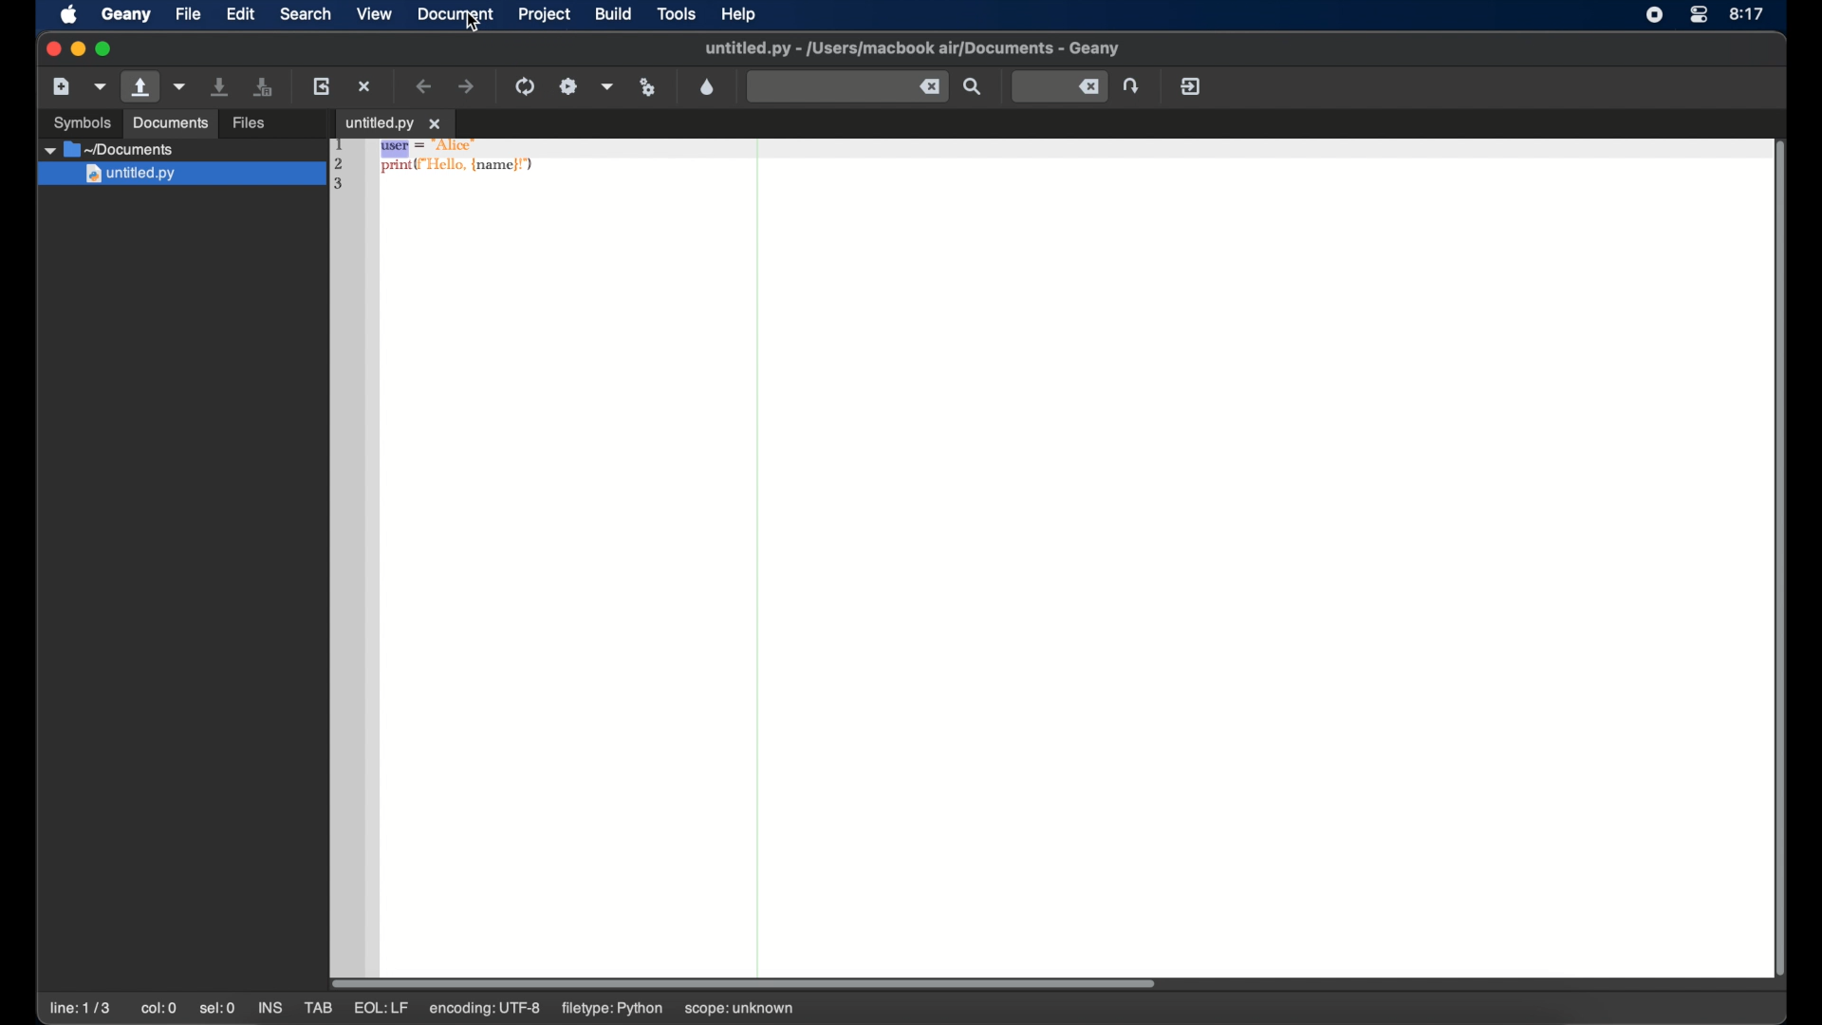 Image resolution: width=1822 pixels, height=1025 pixels. I want to click on minimize, so click(78, 49).